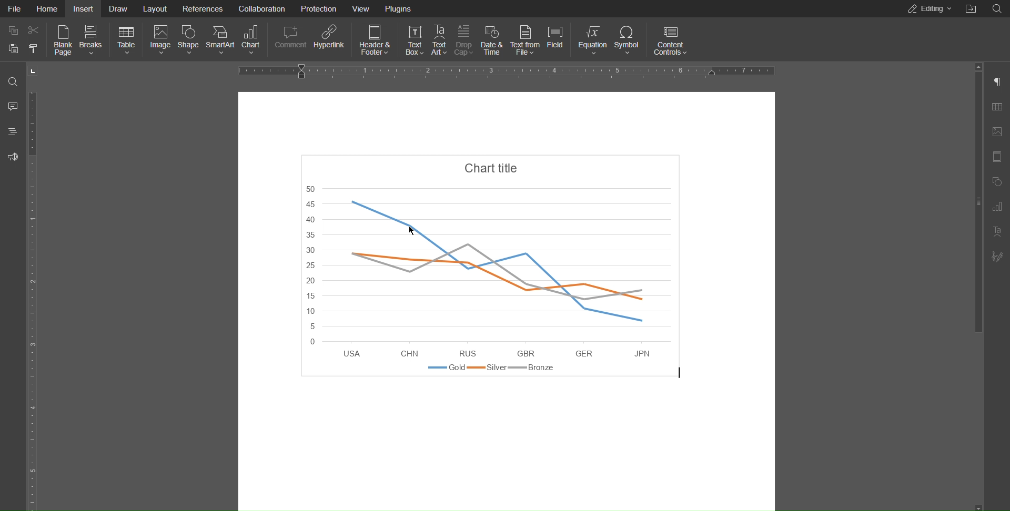 The height and width of the screenshot is (511, 1010). Describe the element at coordinates (219, 42) in the screenshot. I see `SmartArt` at that location.